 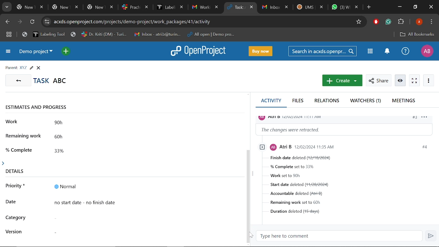 I want to click on cursor, so click(x=248, y=236).